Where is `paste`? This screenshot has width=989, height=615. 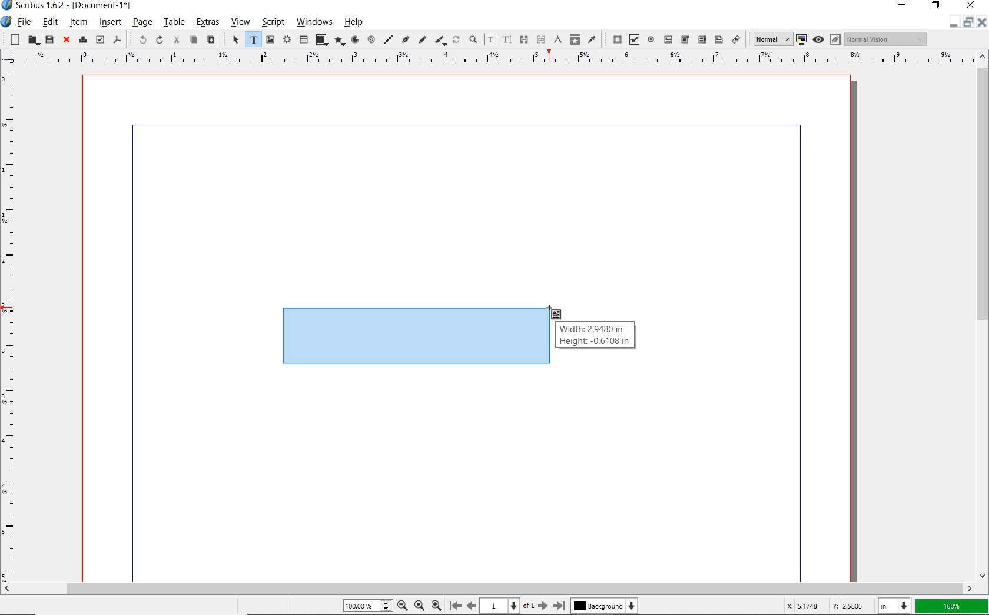 paste is located at coordinates (210, 40).